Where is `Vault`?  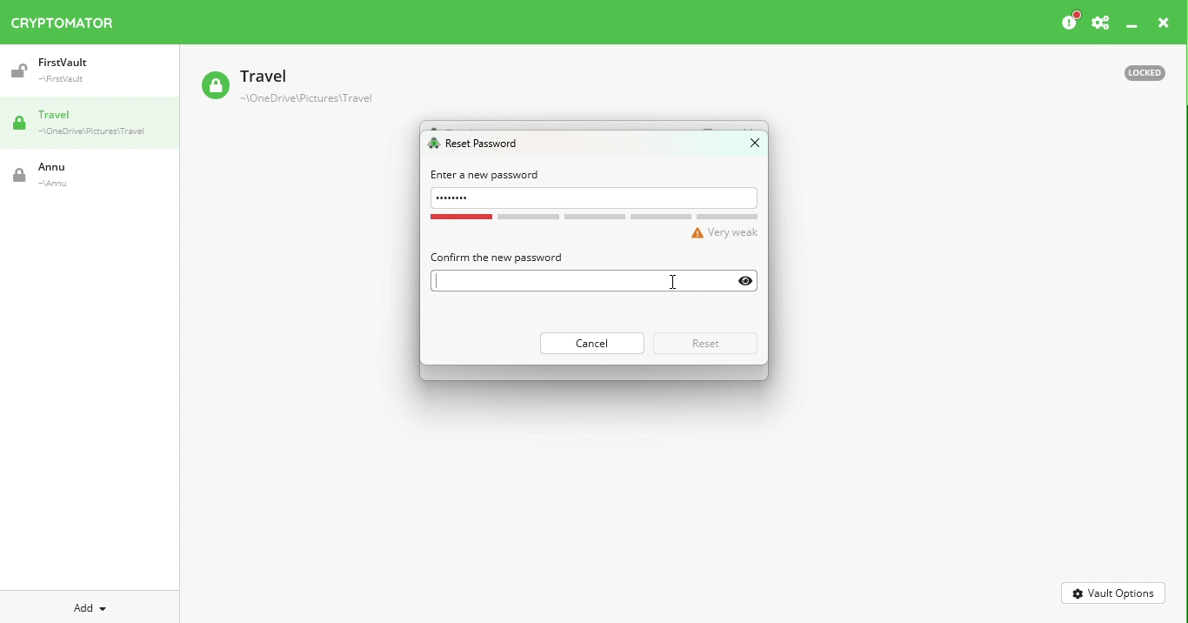 Vault is located at coordinates (286, 88).